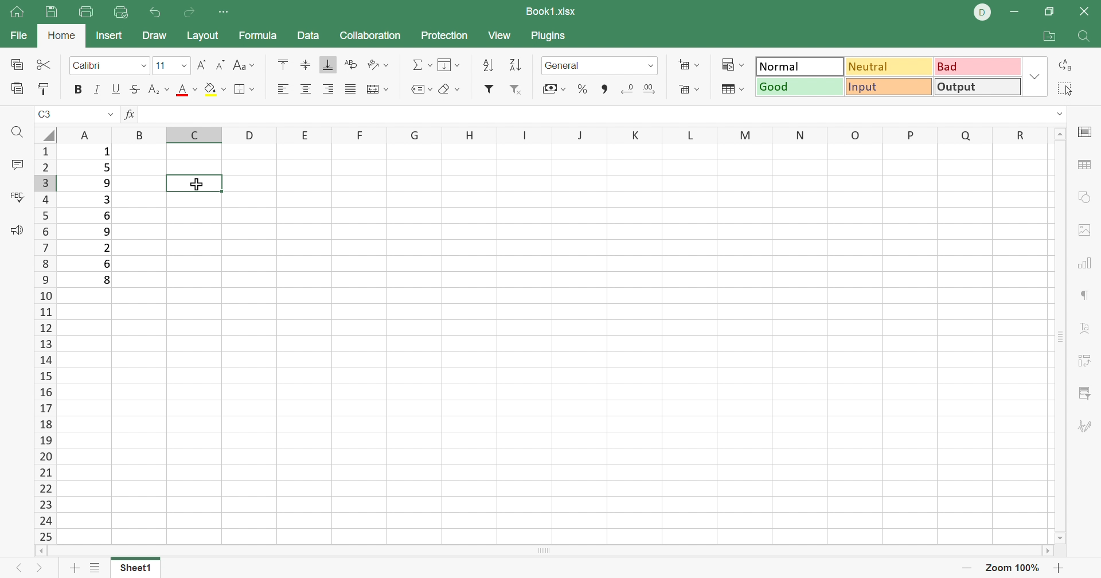  What do you see at coordinates (20, 196) in the screenshot?
I see `Spell checking` at bounding box center [20, 196].